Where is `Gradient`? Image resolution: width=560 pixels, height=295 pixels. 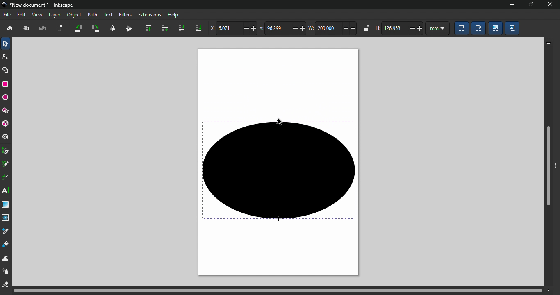
Gradient is located at coordinates (6, 204).